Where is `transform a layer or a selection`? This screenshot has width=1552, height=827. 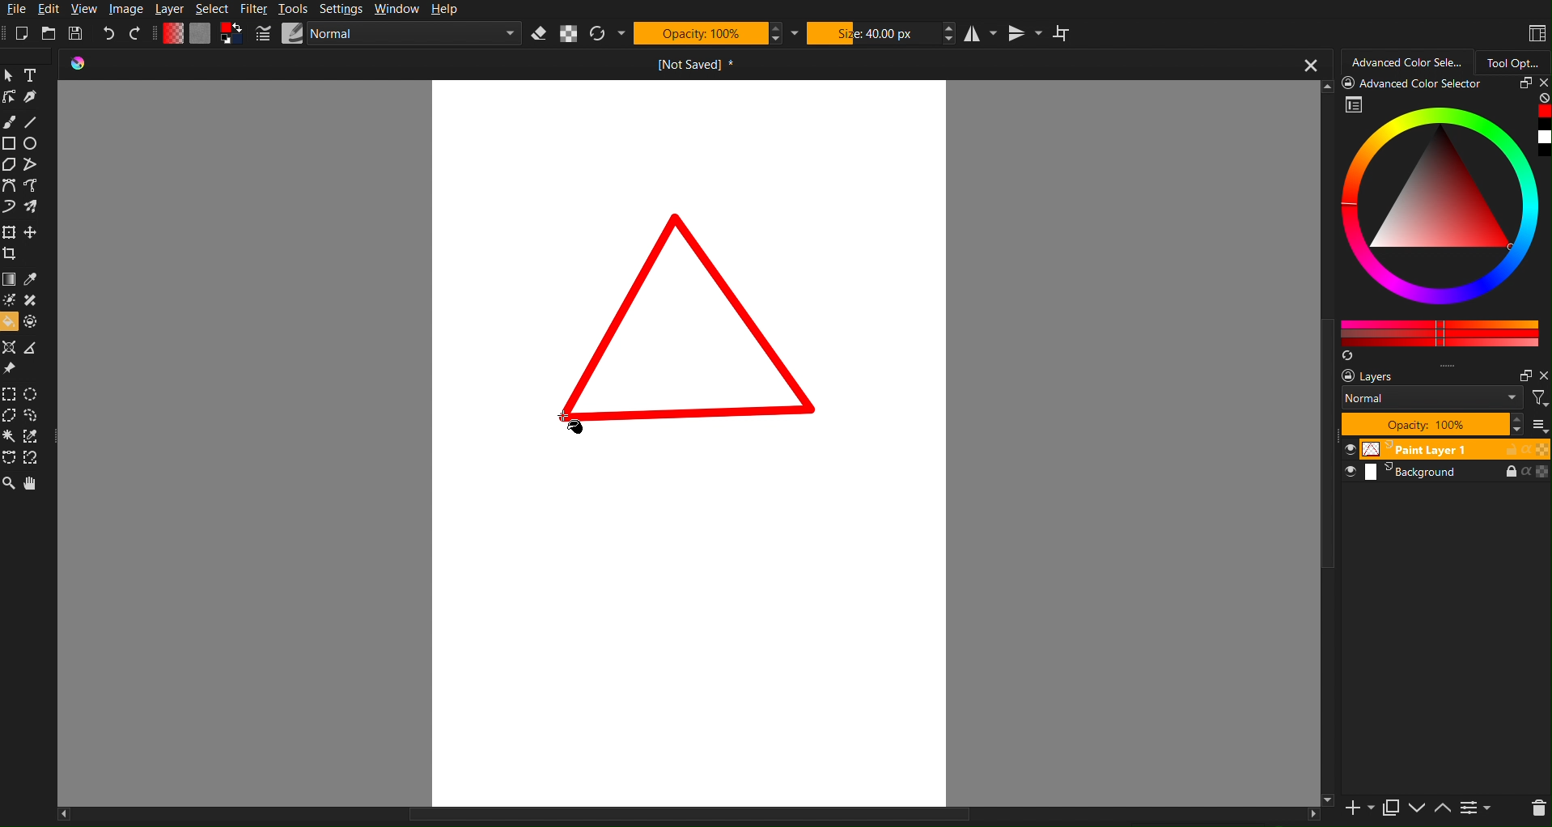 transform a layer or a selection is located at coordinates (10, 232).